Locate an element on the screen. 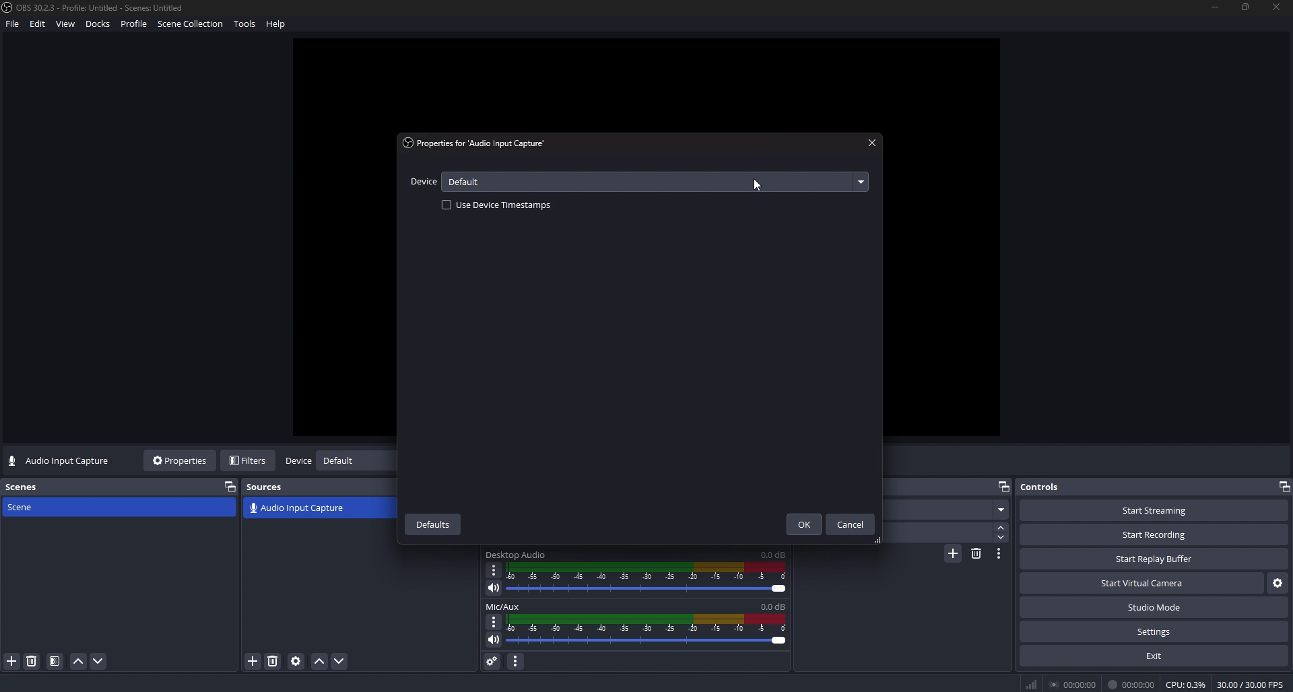  start replay buffer is located at coordinates (1155, 559).